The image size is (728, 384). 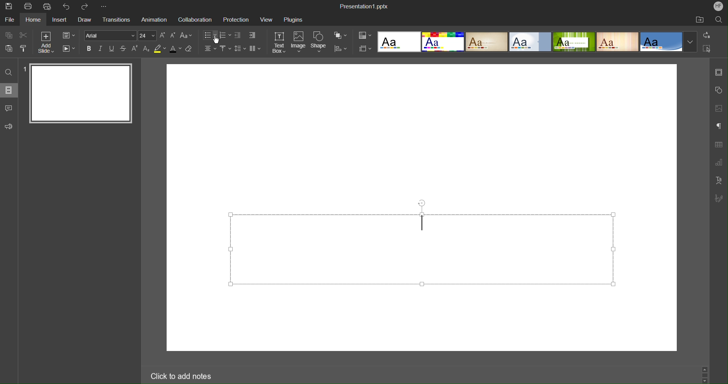 What do you see at coordinates (86, 6) in the screenshot?
I see `Redo` at bounding box center [86, 6].